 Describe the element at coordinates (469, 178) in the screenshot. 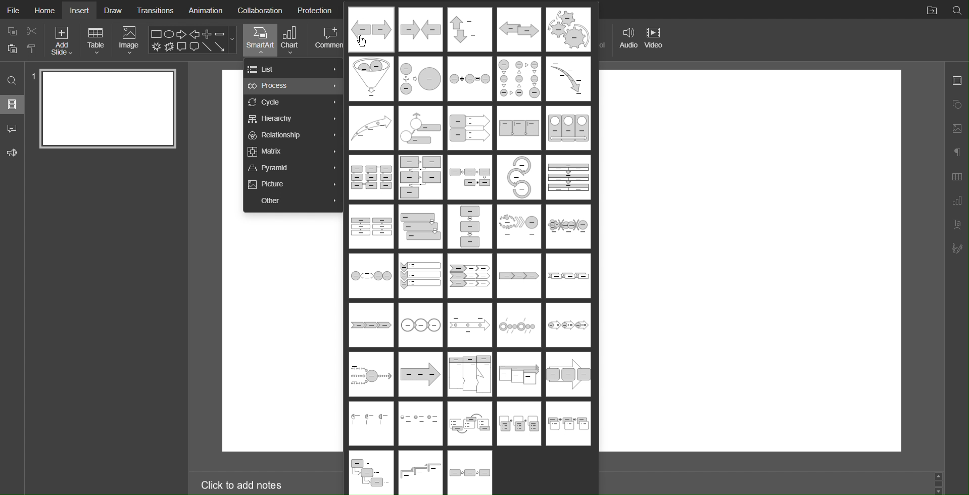

I see `Process Template 16-20` at that location.